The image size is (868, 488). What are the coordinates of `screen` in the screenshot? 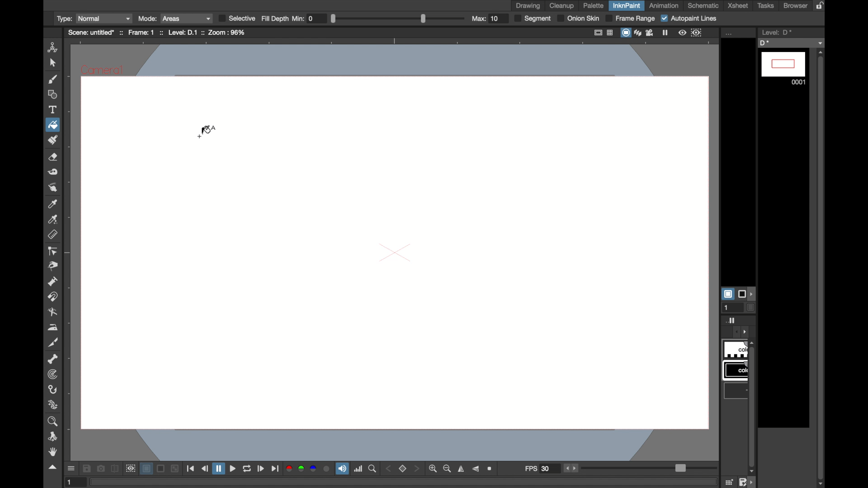 It's located at (161, 469).